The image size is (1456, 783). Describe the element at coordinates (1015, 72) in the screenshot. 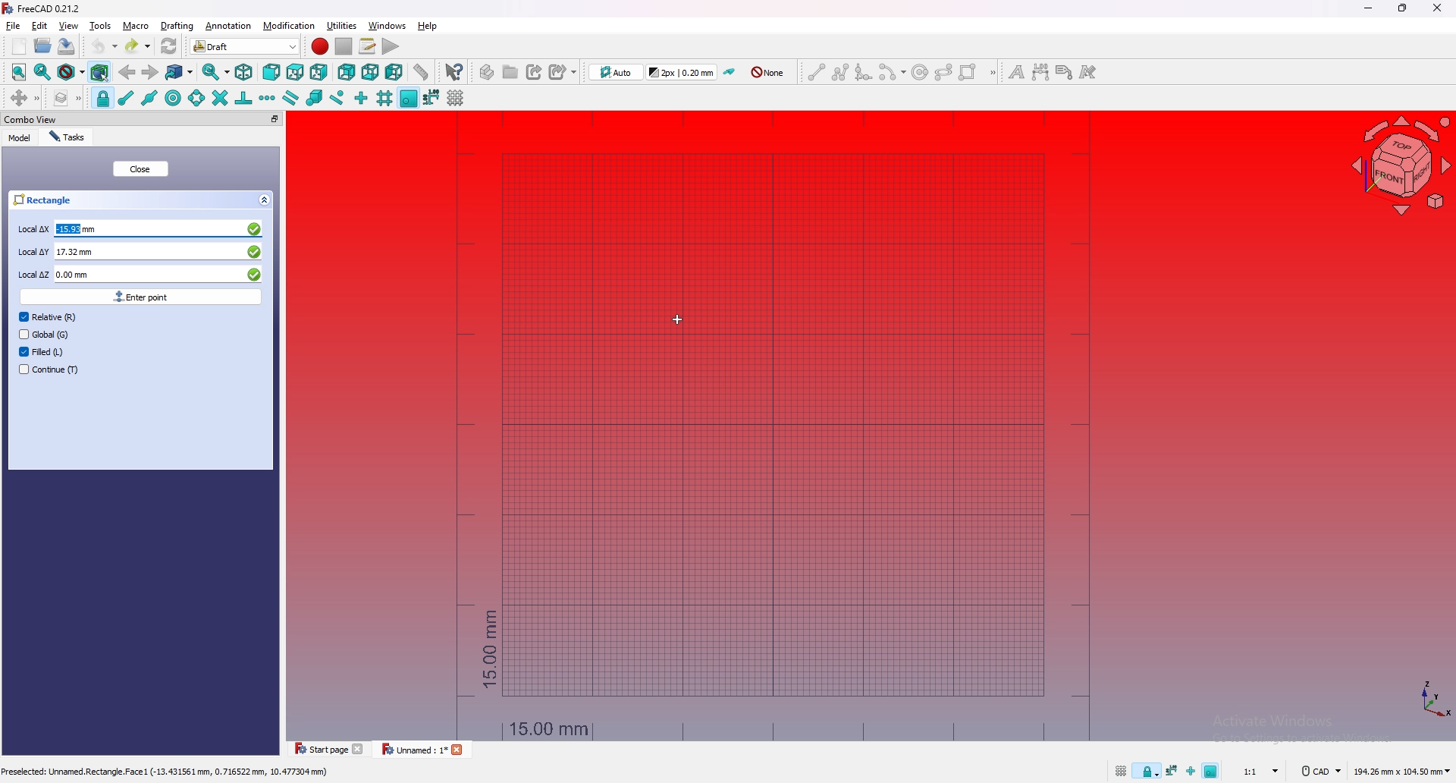

I see `text` at that location.